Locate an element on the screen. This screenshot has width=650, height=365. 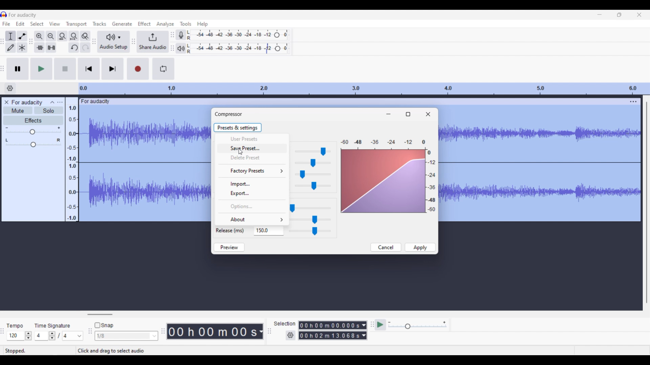
Skip/Select to end is located at coordinates (113, 69).